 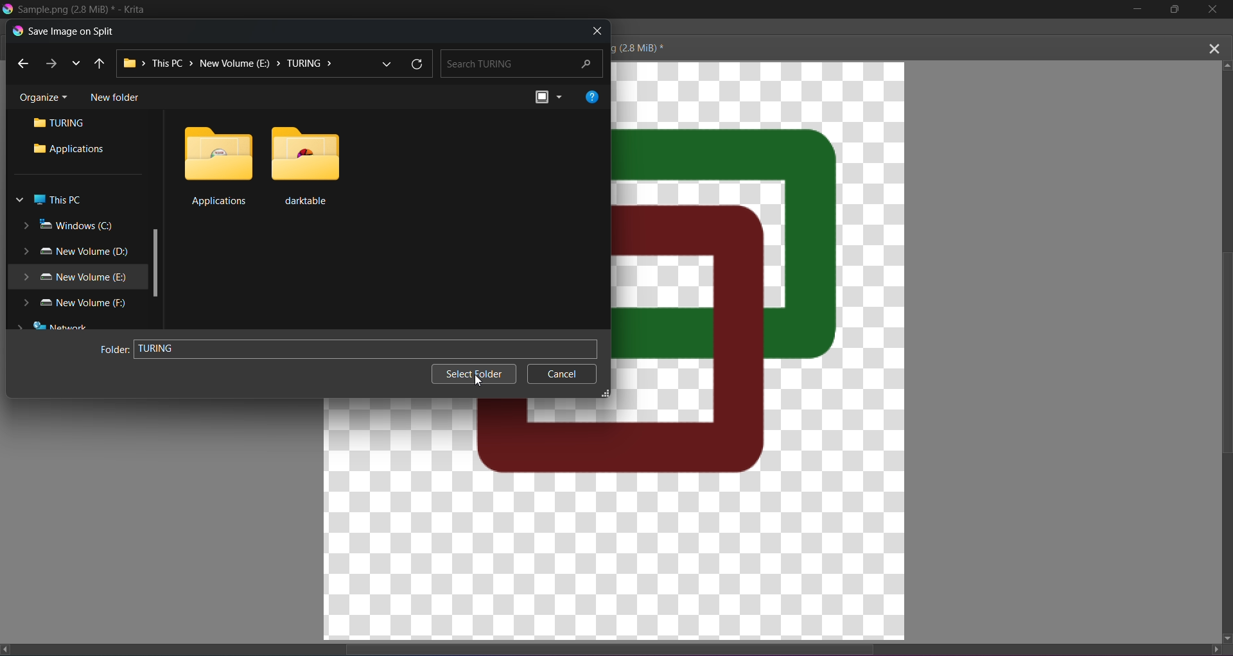 I want to click on Logo, so click(x=8, y=8).